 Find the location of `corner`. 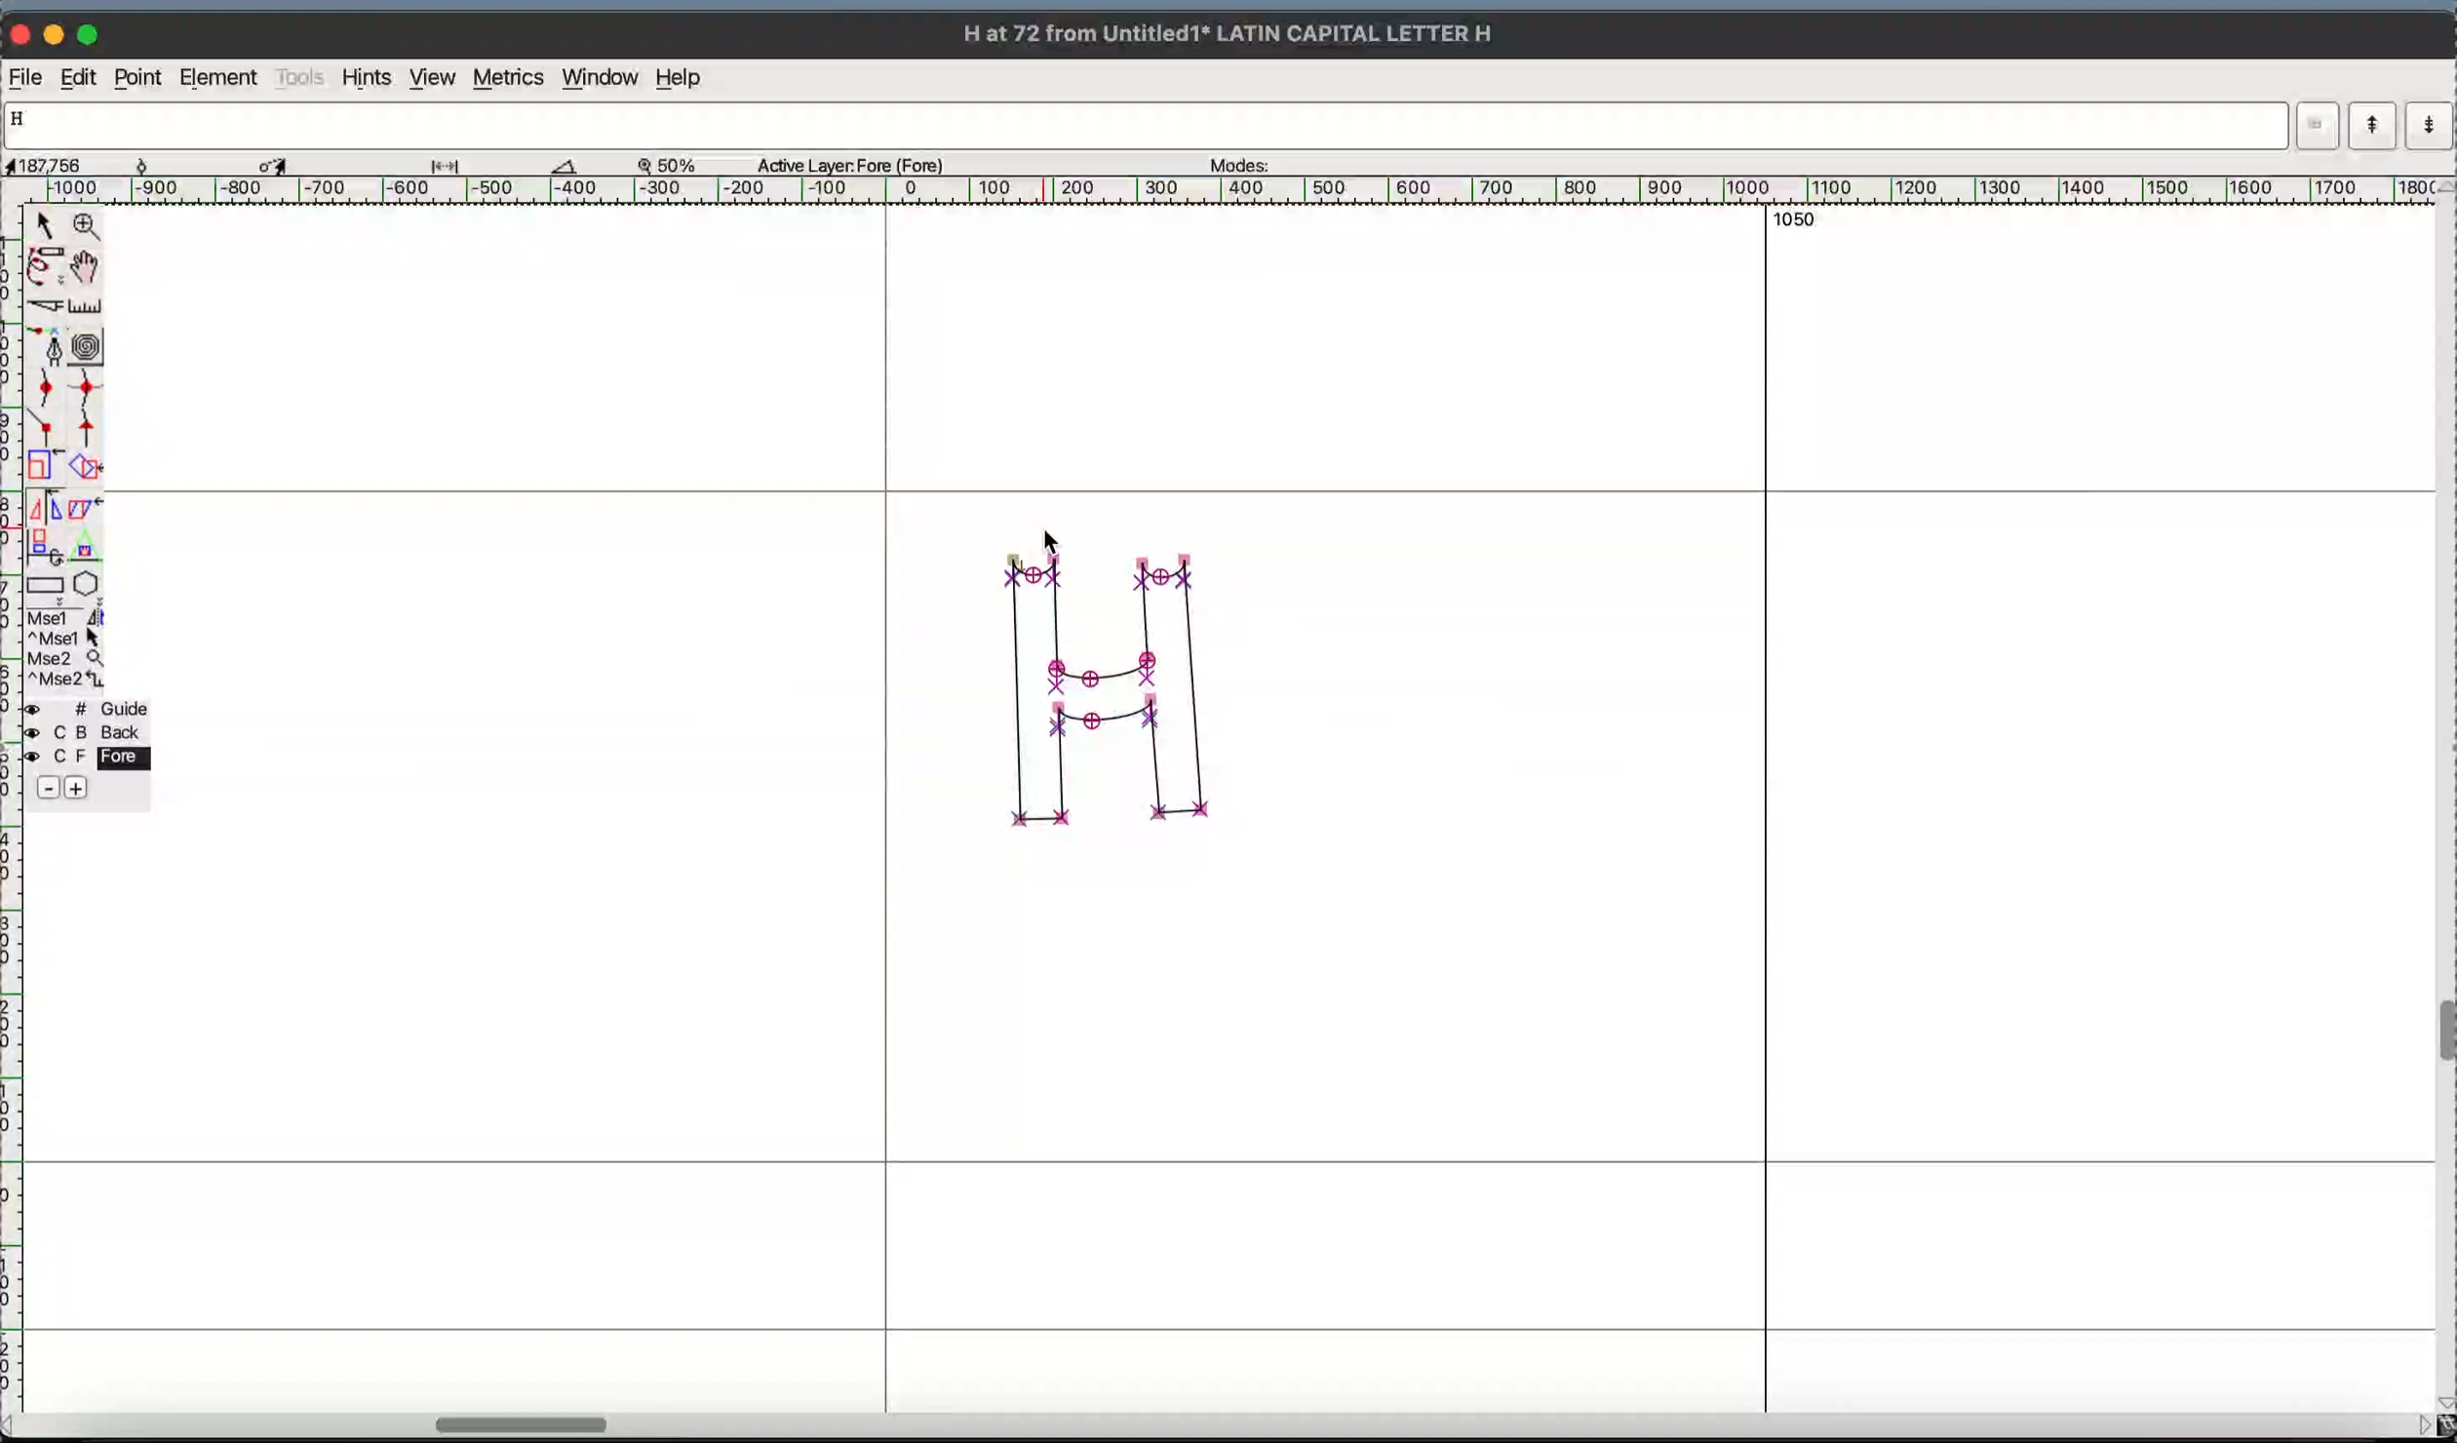

corner is located at coordinates (48, 431).